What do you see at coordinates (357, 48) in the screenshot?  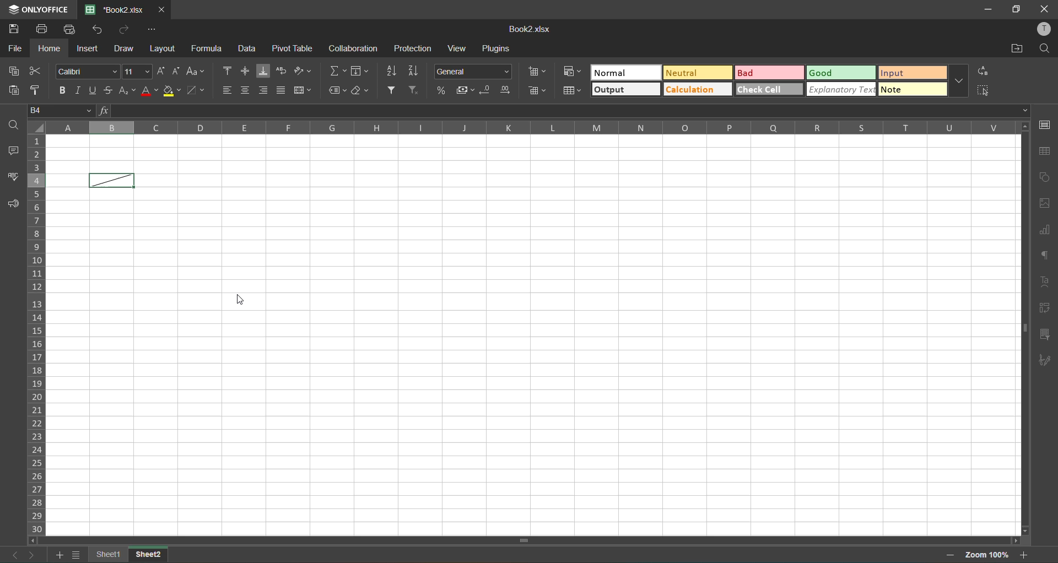 I see `collaboration` at bounding box center [357, 48].